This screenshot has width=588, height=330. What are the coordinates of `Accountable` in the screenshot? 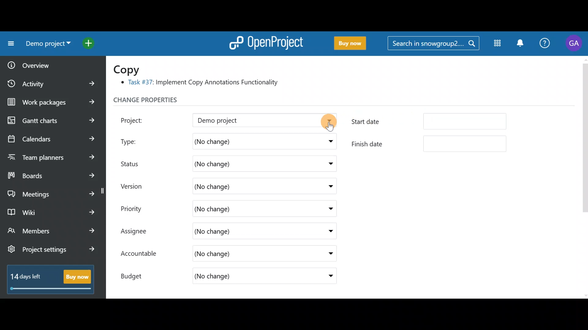 It's located at (142, 254).